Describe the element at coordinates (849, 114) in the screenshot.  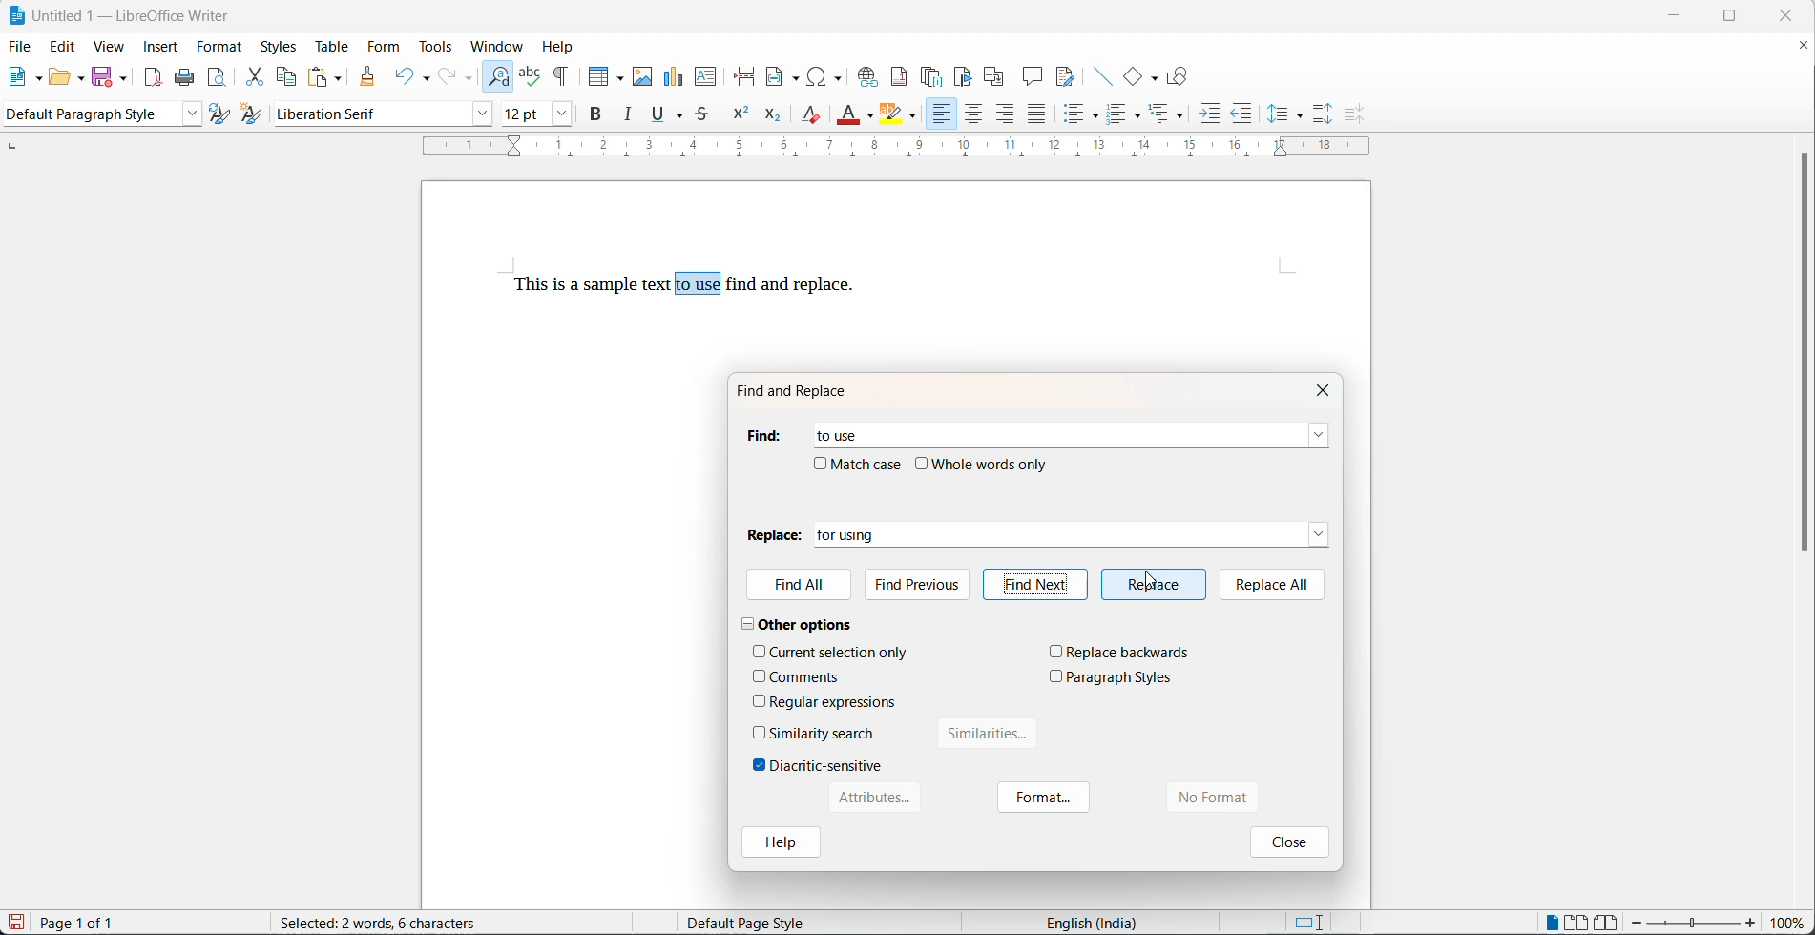
I see `font color` at that location.